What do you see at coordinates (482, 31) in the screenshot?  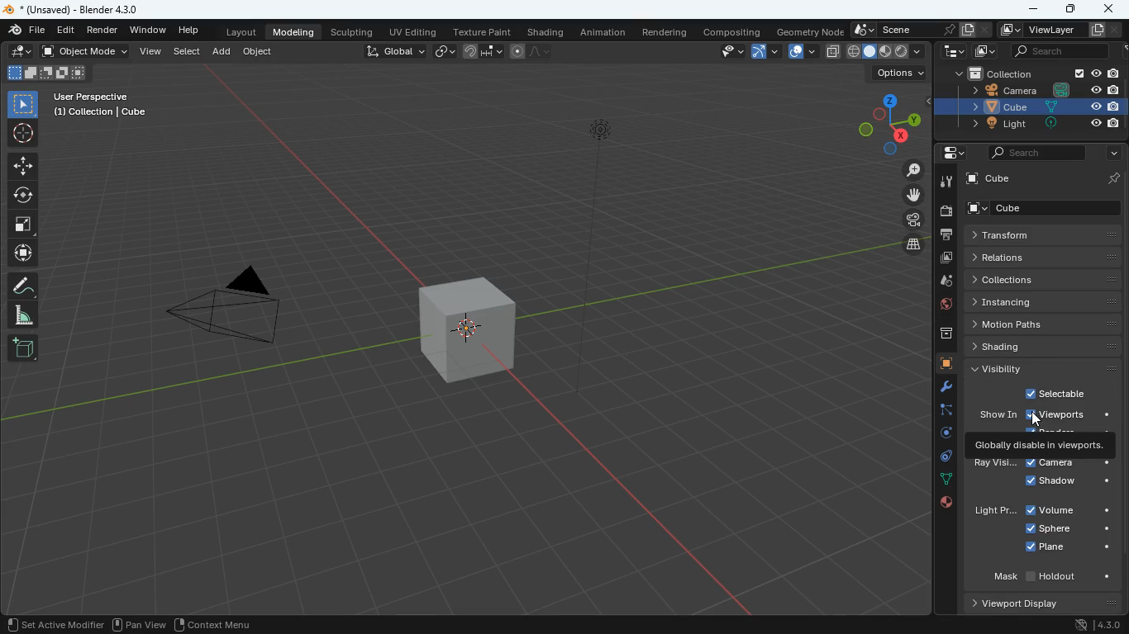 I see `texture paint` at bounding box center [482, 31].